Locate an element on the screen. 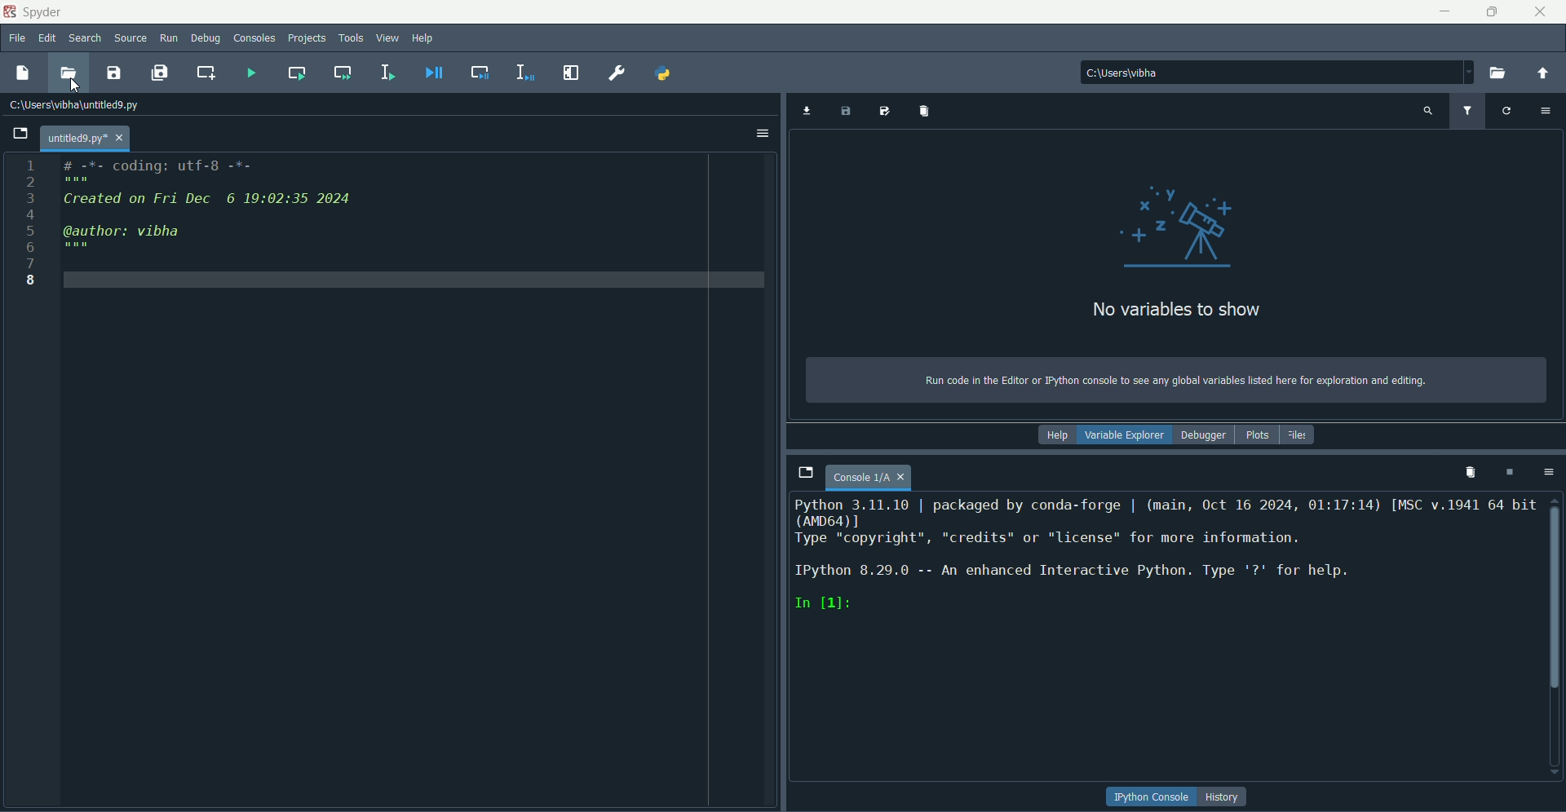 The width and height of the screenshot is (1566, 812). import variables is located at coordinates (922, 112).